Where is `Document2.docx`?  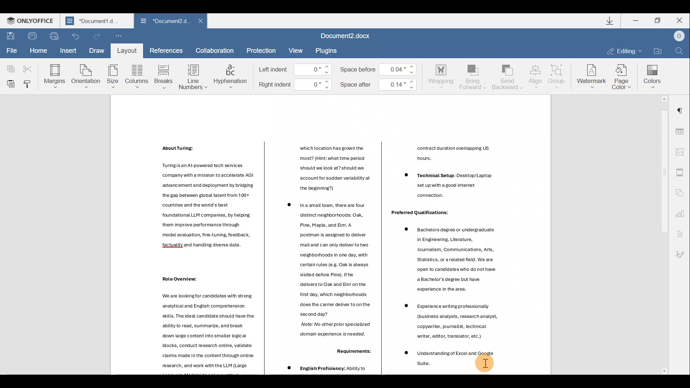
Document2.docx is located at coordinates (350, 36).